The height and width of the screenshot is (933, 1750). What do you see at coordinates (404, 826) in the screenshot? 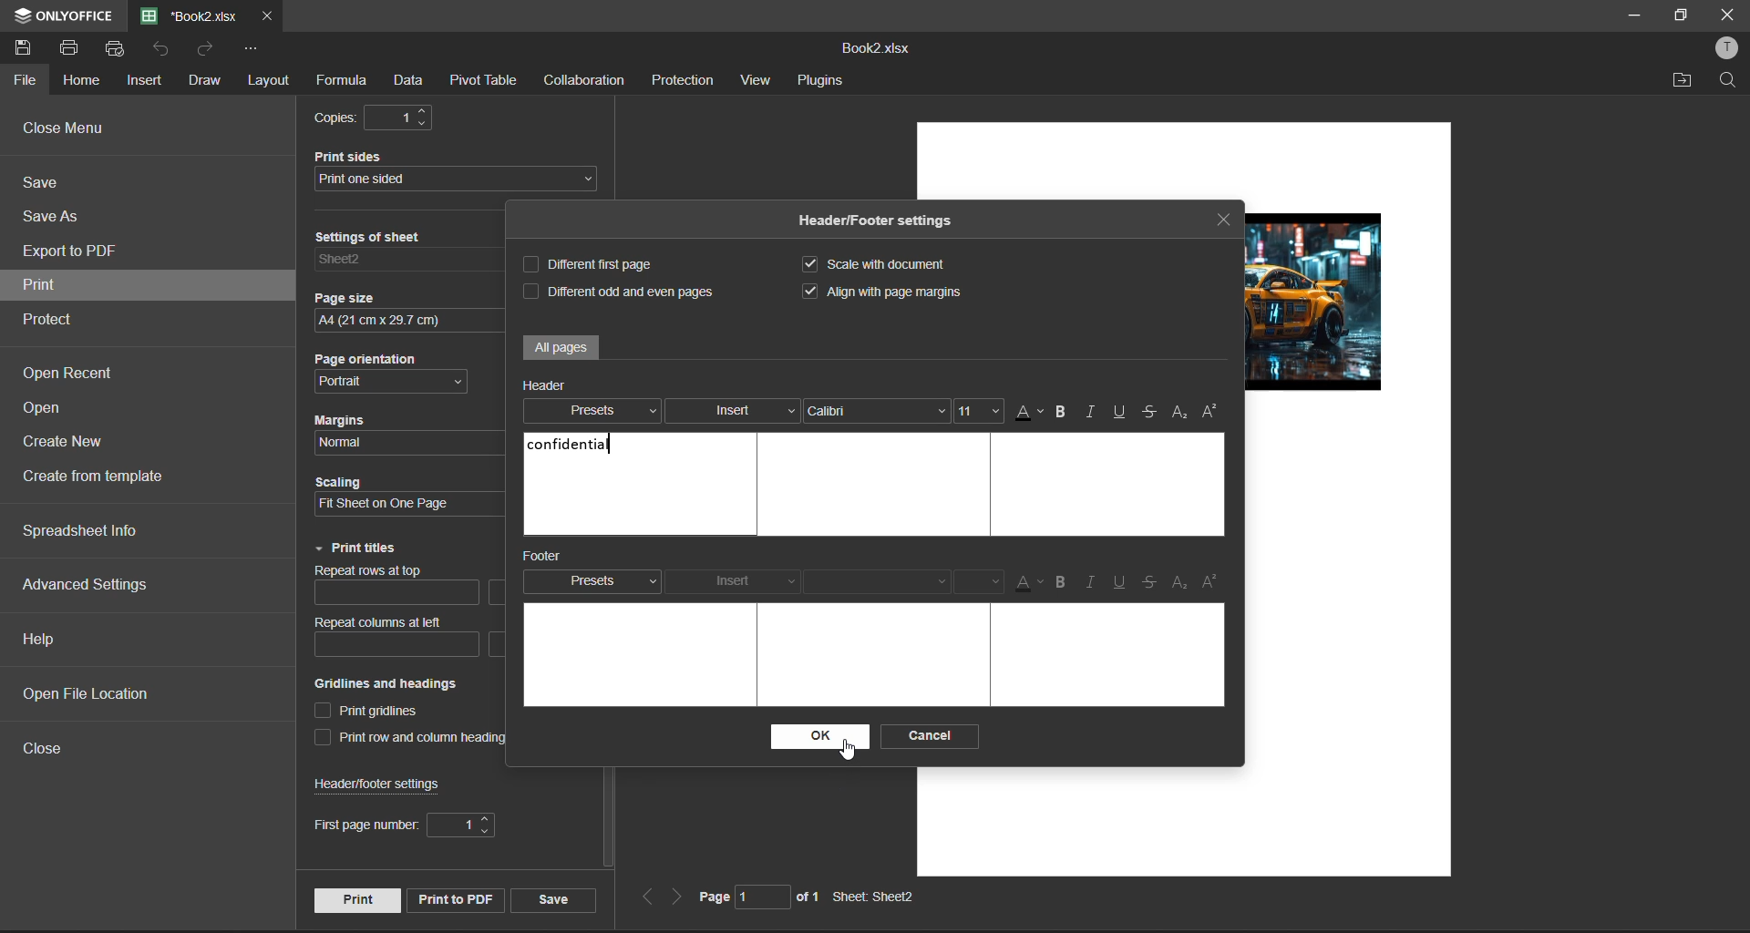
I see `first page number` at bounding box center [404, 826].